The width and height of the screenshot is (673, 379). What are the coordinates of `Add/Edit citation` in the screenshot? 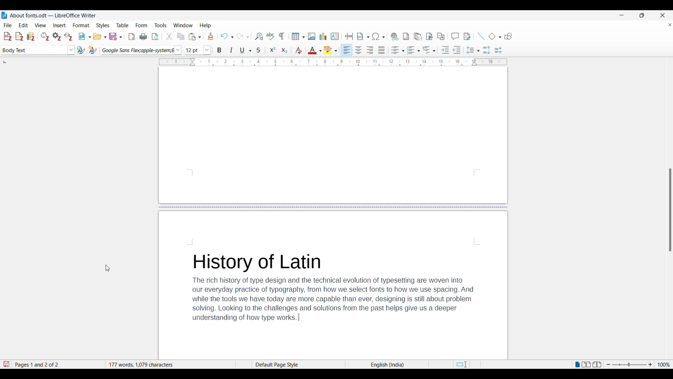 It's located at (7, 36).